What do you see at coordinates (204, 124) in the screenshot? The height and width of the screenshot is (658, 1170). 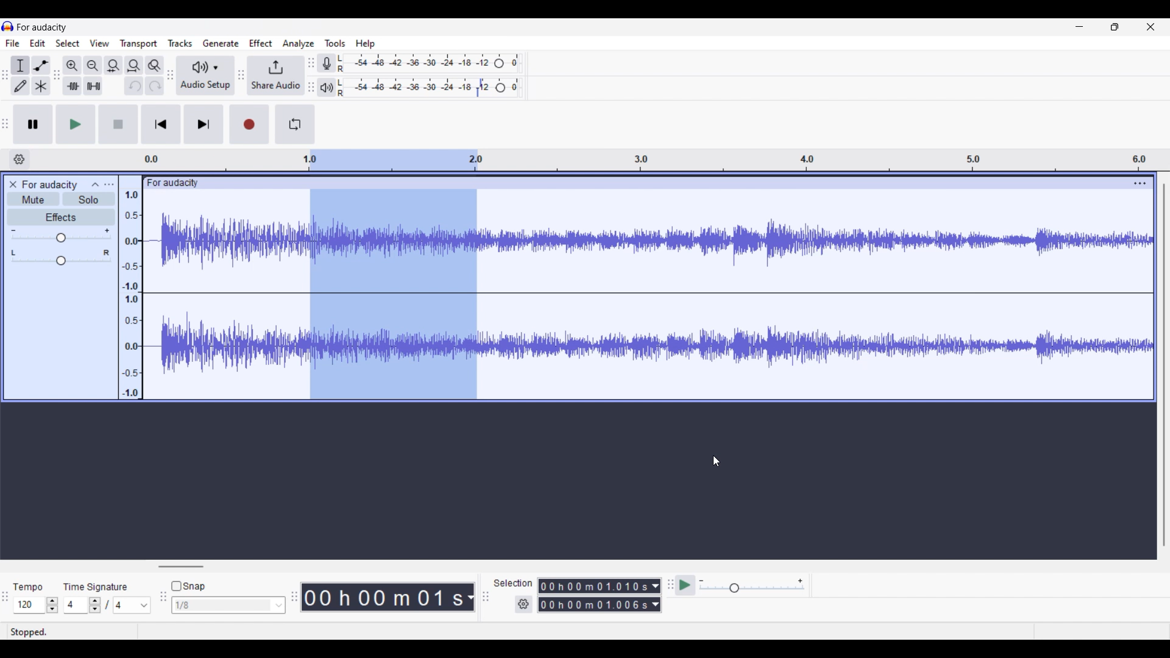 I see `Skip/Select to end` at bounding box center [204, 124].